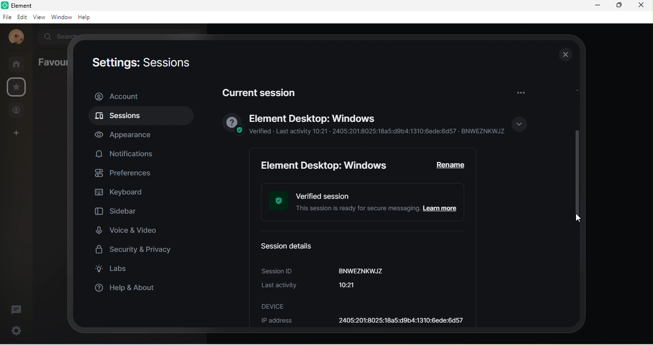 This screenshot has height=345, width=653. I want to click on verified-last activity 10.21 2405:201:8025:18a5:d8b4:1310:6ede:6d57 bnweznkwjz, so click(378, 132).